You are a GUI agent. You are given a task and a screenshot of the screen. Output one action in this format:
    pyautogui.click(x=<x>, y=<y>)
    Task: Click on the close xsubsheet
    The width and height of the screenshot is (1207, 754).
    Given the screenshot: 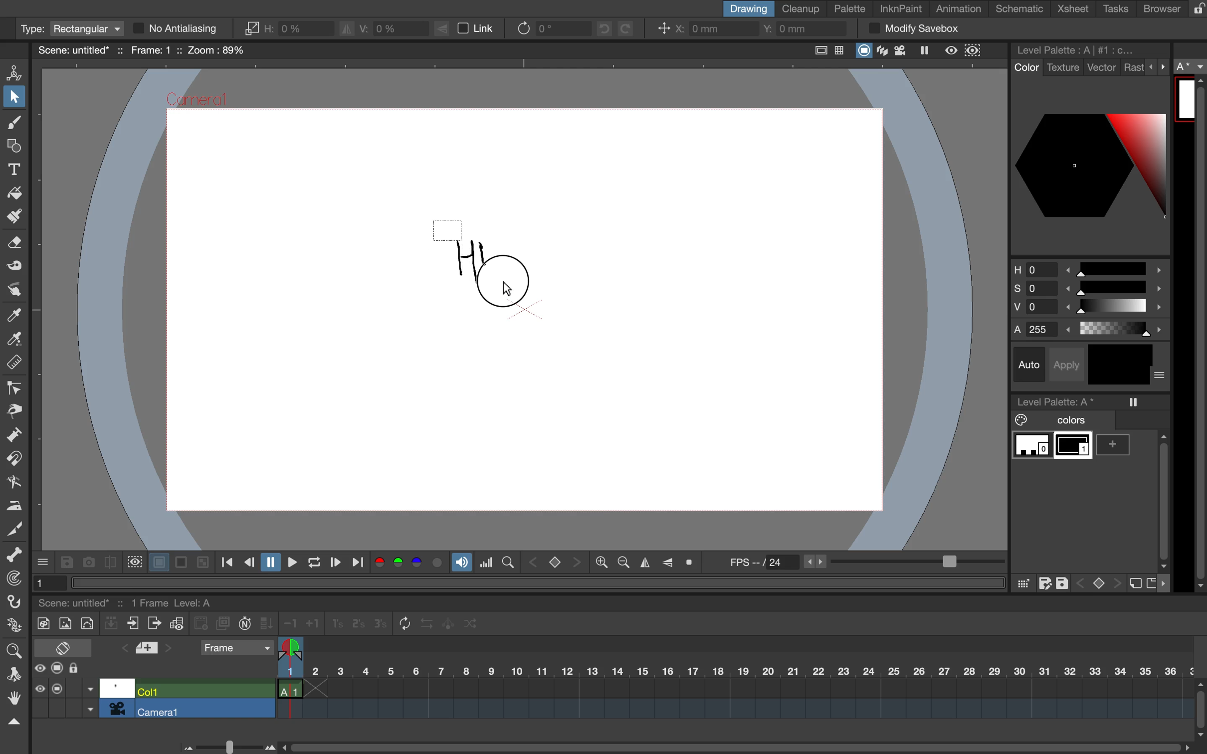 What is the action you would take?
    pyautogui.click(x=133, y=624)
    